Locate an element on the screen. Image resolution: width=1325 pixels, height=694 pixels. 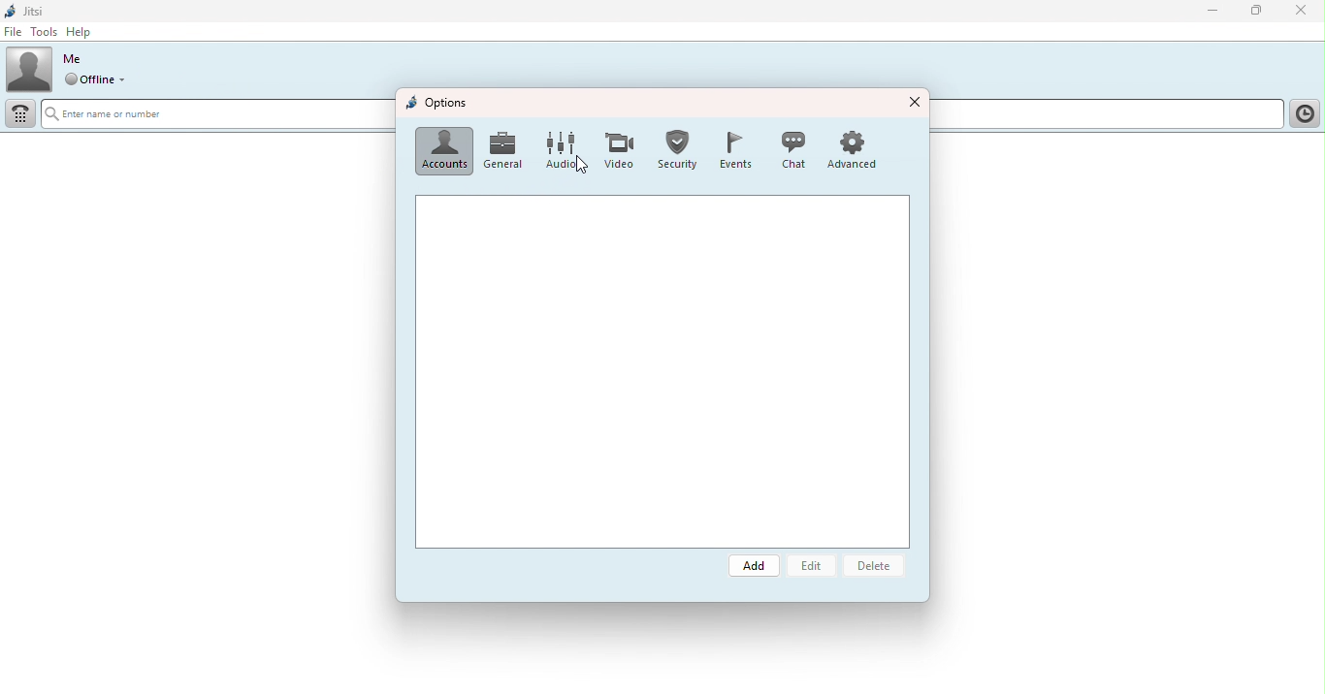
Close is located at coordinates (1300, 12).